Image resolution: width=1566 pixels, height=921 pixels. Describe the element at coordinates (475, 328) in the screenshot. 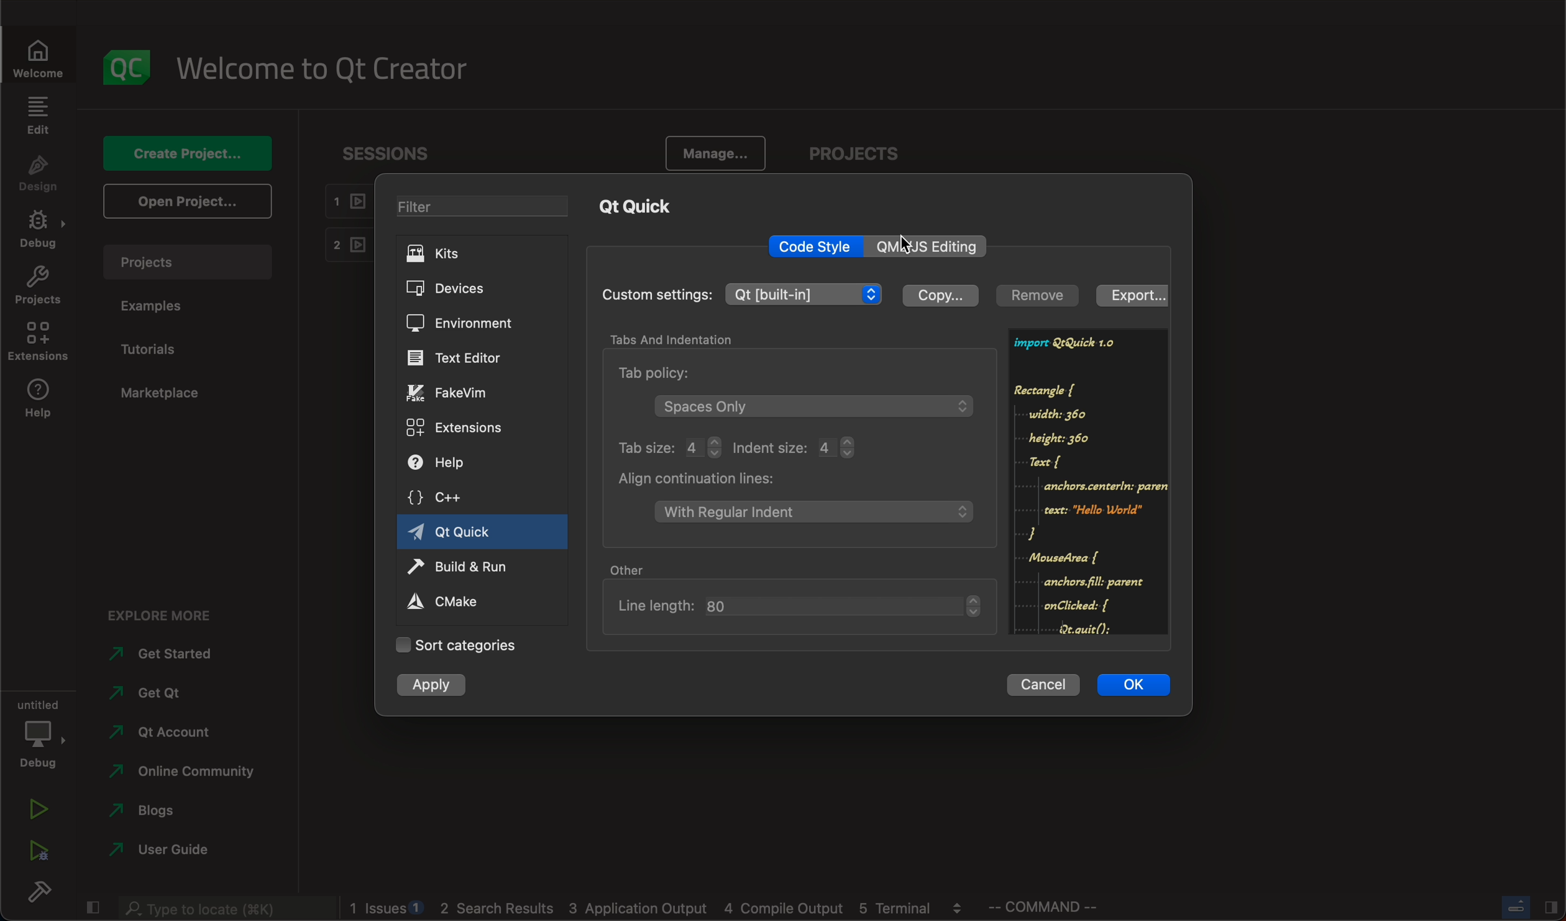

I see `environment` at that location.